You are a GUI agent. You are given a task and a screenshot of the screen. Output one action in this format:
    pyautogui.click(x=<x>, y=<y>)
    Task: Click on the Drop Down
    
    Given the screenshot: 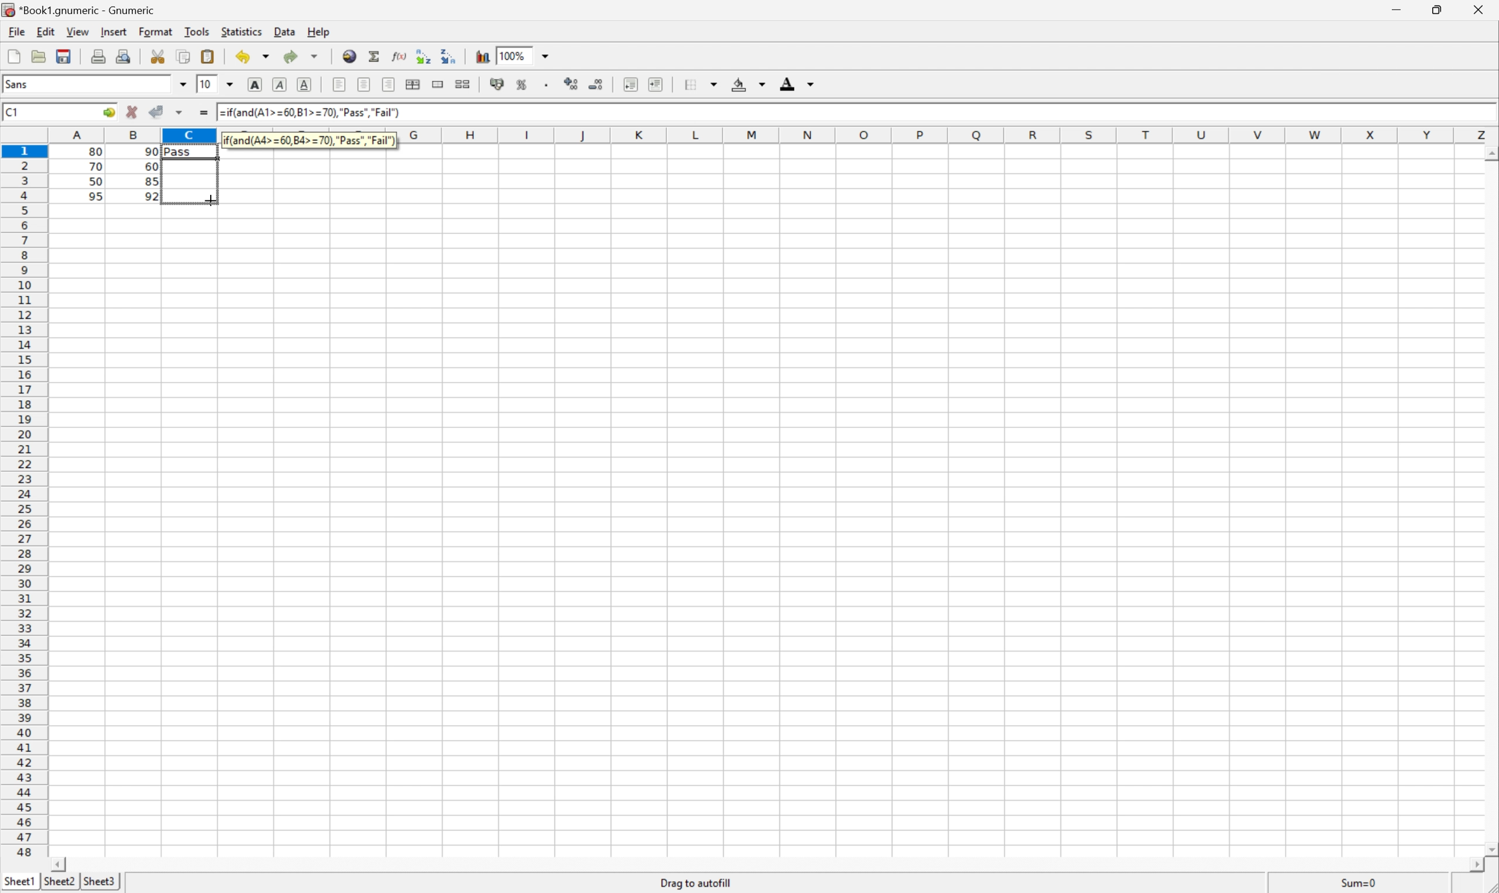 What is the action you would take?
    pyautogui.click(x=314, y=54)
    